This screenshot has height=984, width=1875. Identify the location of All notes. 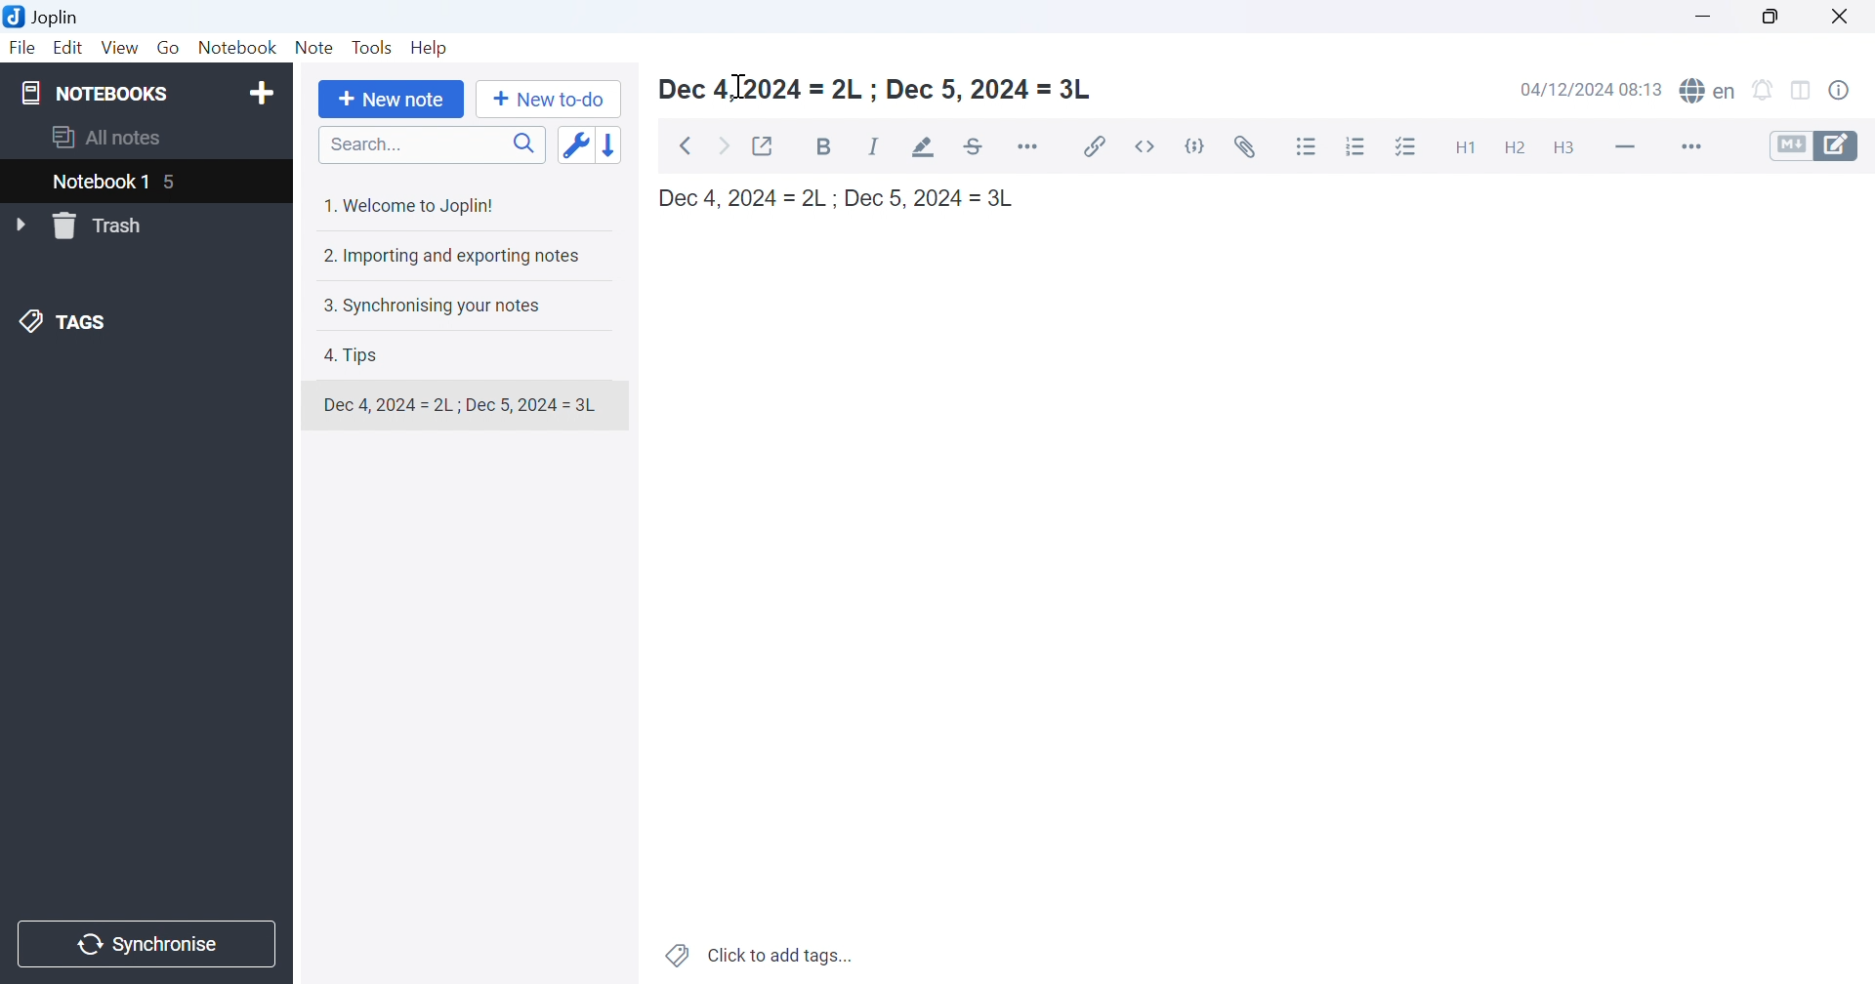
(112, 137).